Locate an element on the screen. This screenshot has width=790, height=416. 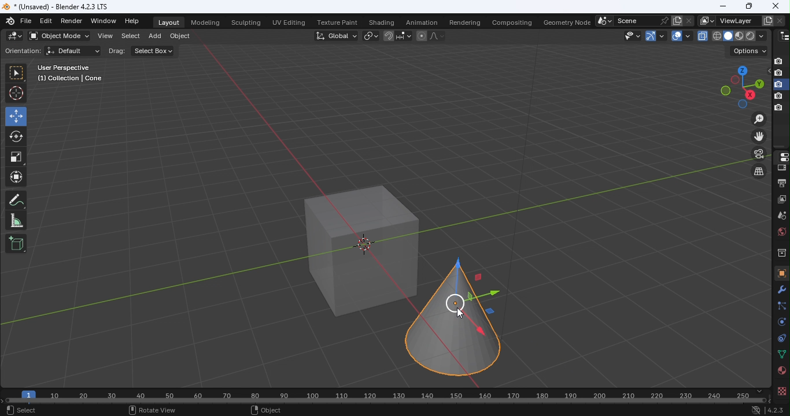
Drag is located at coordinates (116, 51).